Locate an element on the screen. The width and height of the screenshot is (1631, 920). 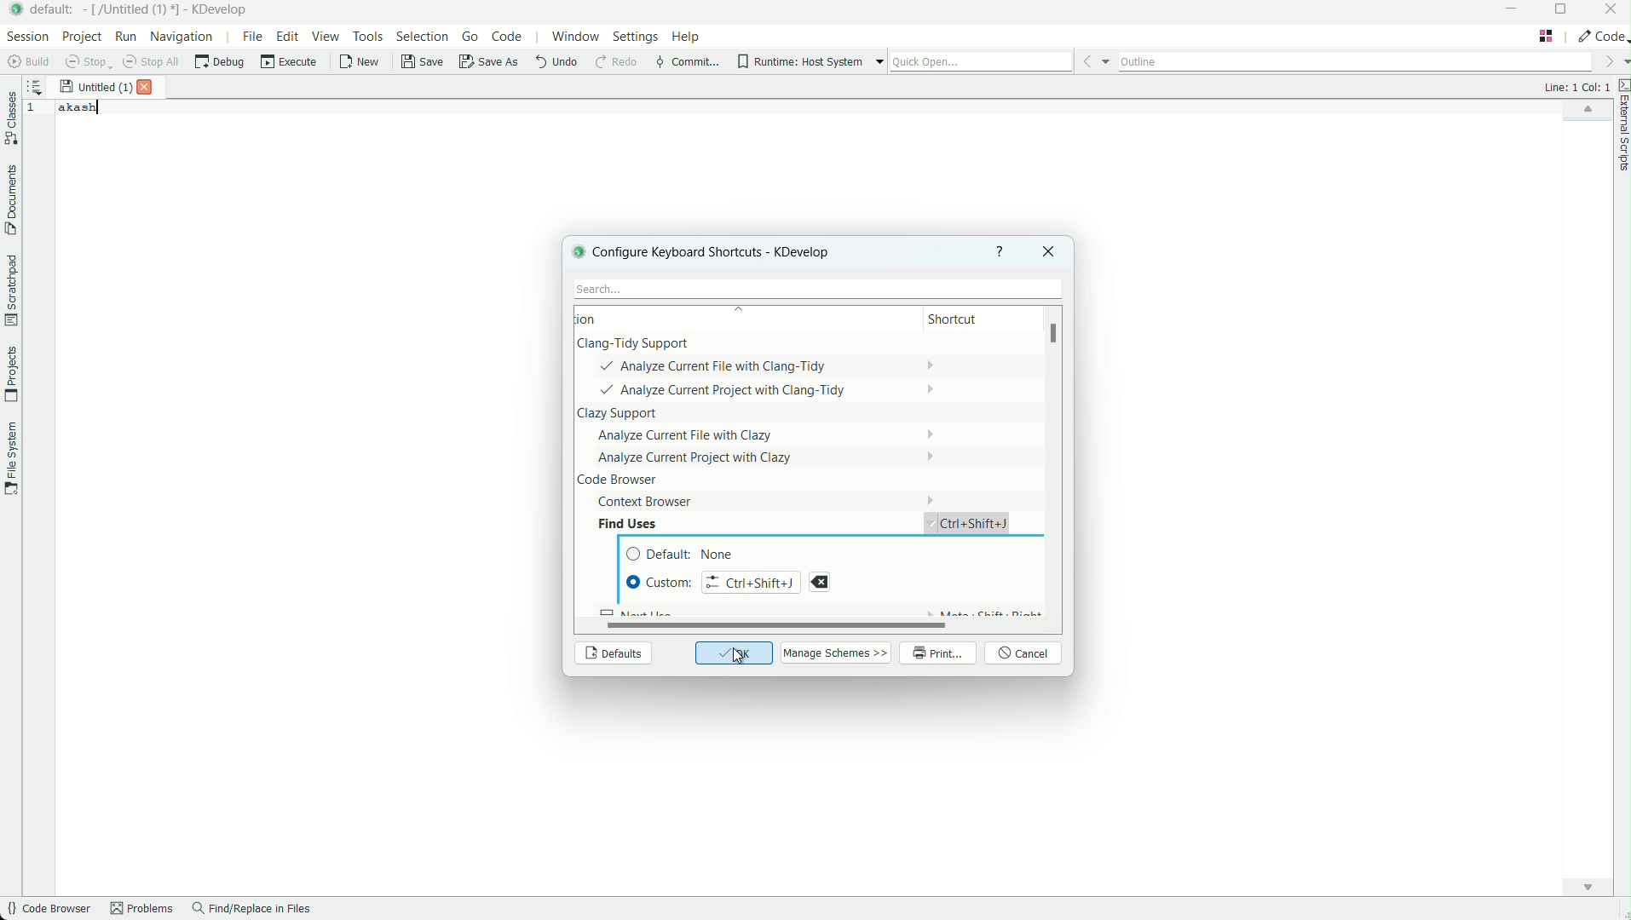
projects is located at coordinates (10, 375).